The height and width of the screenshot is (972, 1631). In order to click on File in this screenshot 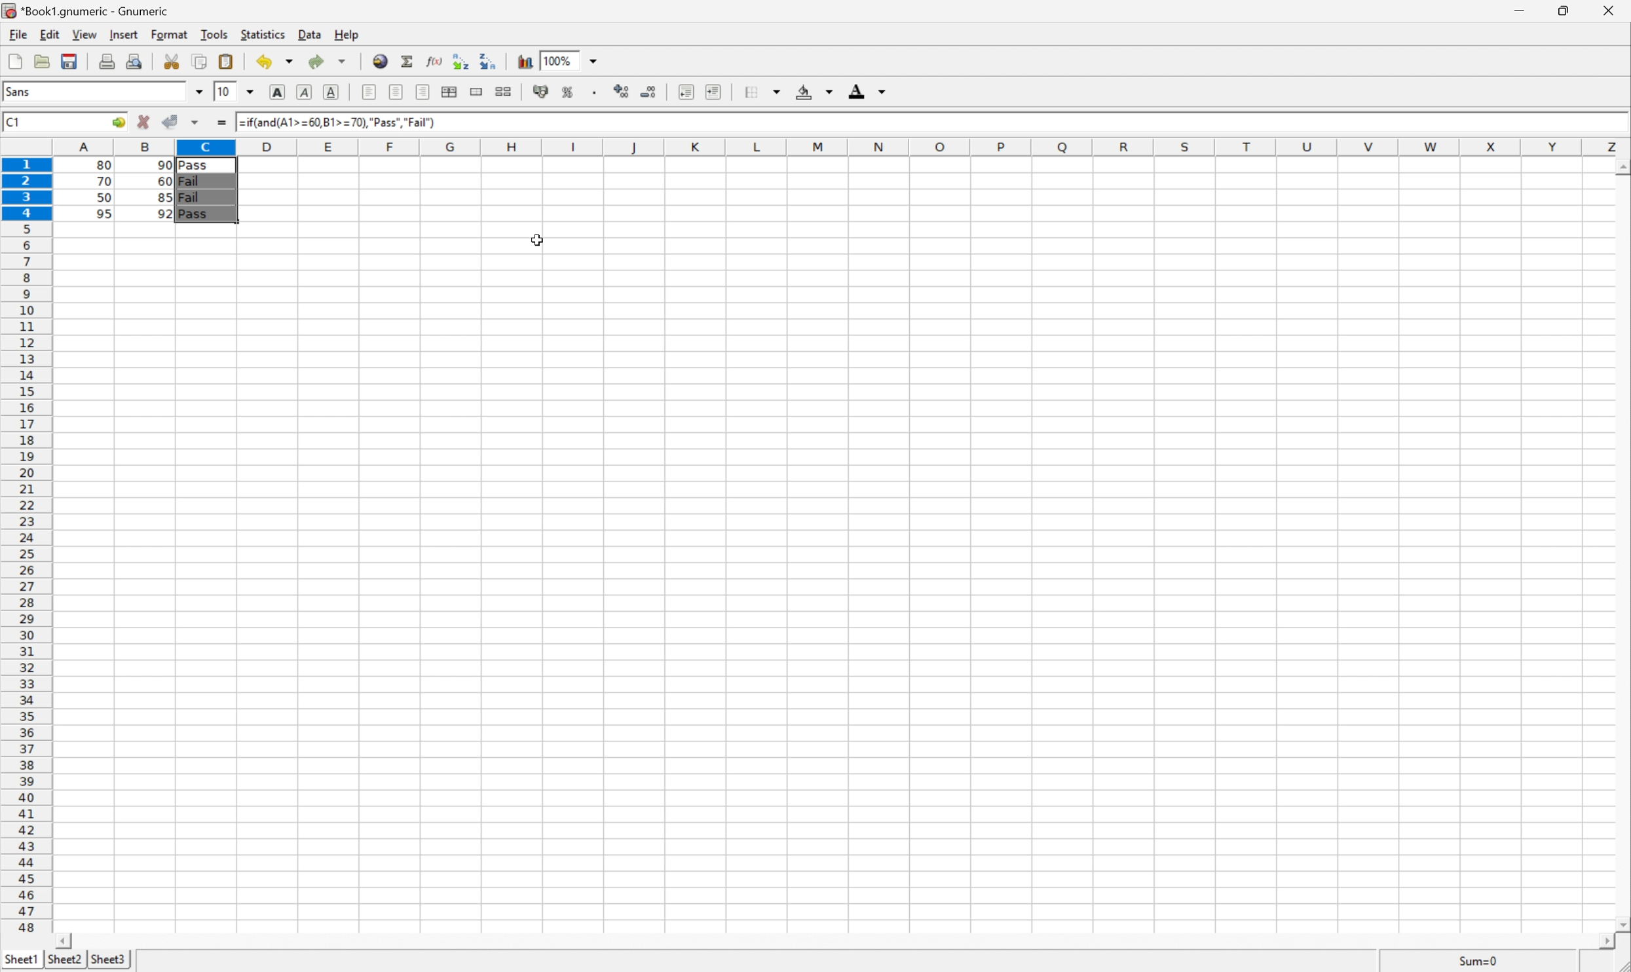, I will do `click(20, 35)`.